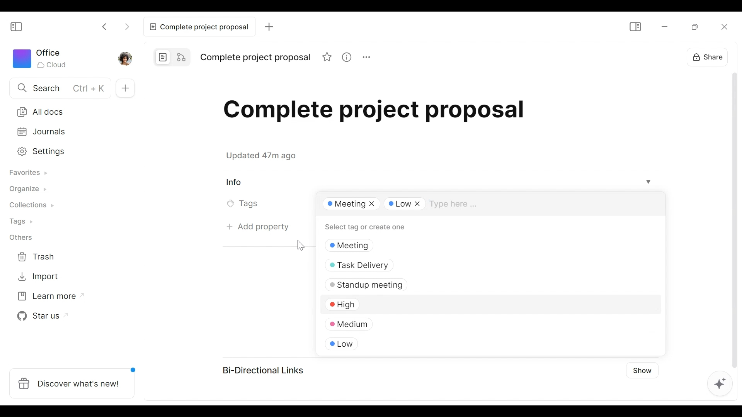  I want to click on Bi-Directional Links, so click(266, 369).